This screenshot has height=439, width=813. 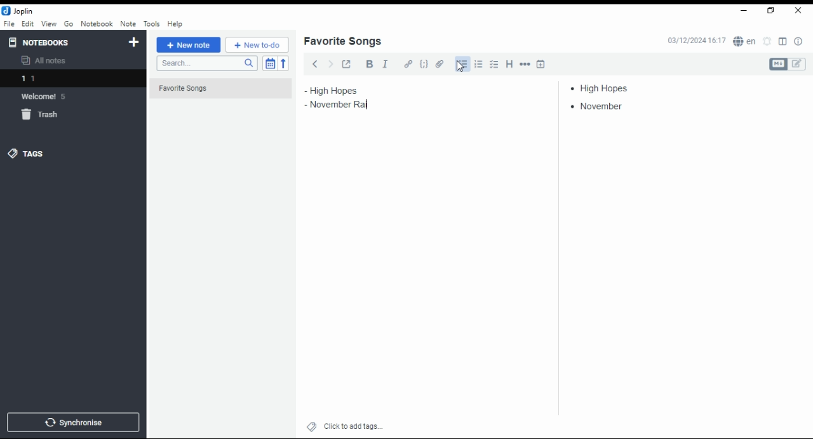 What do you see at coordinates (541, 63) in the screenshot?
I see `insert time` at bounding box center [541, 63].